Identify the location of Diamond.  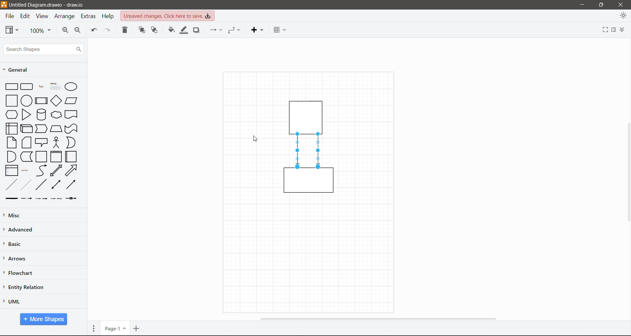
(56, 101).